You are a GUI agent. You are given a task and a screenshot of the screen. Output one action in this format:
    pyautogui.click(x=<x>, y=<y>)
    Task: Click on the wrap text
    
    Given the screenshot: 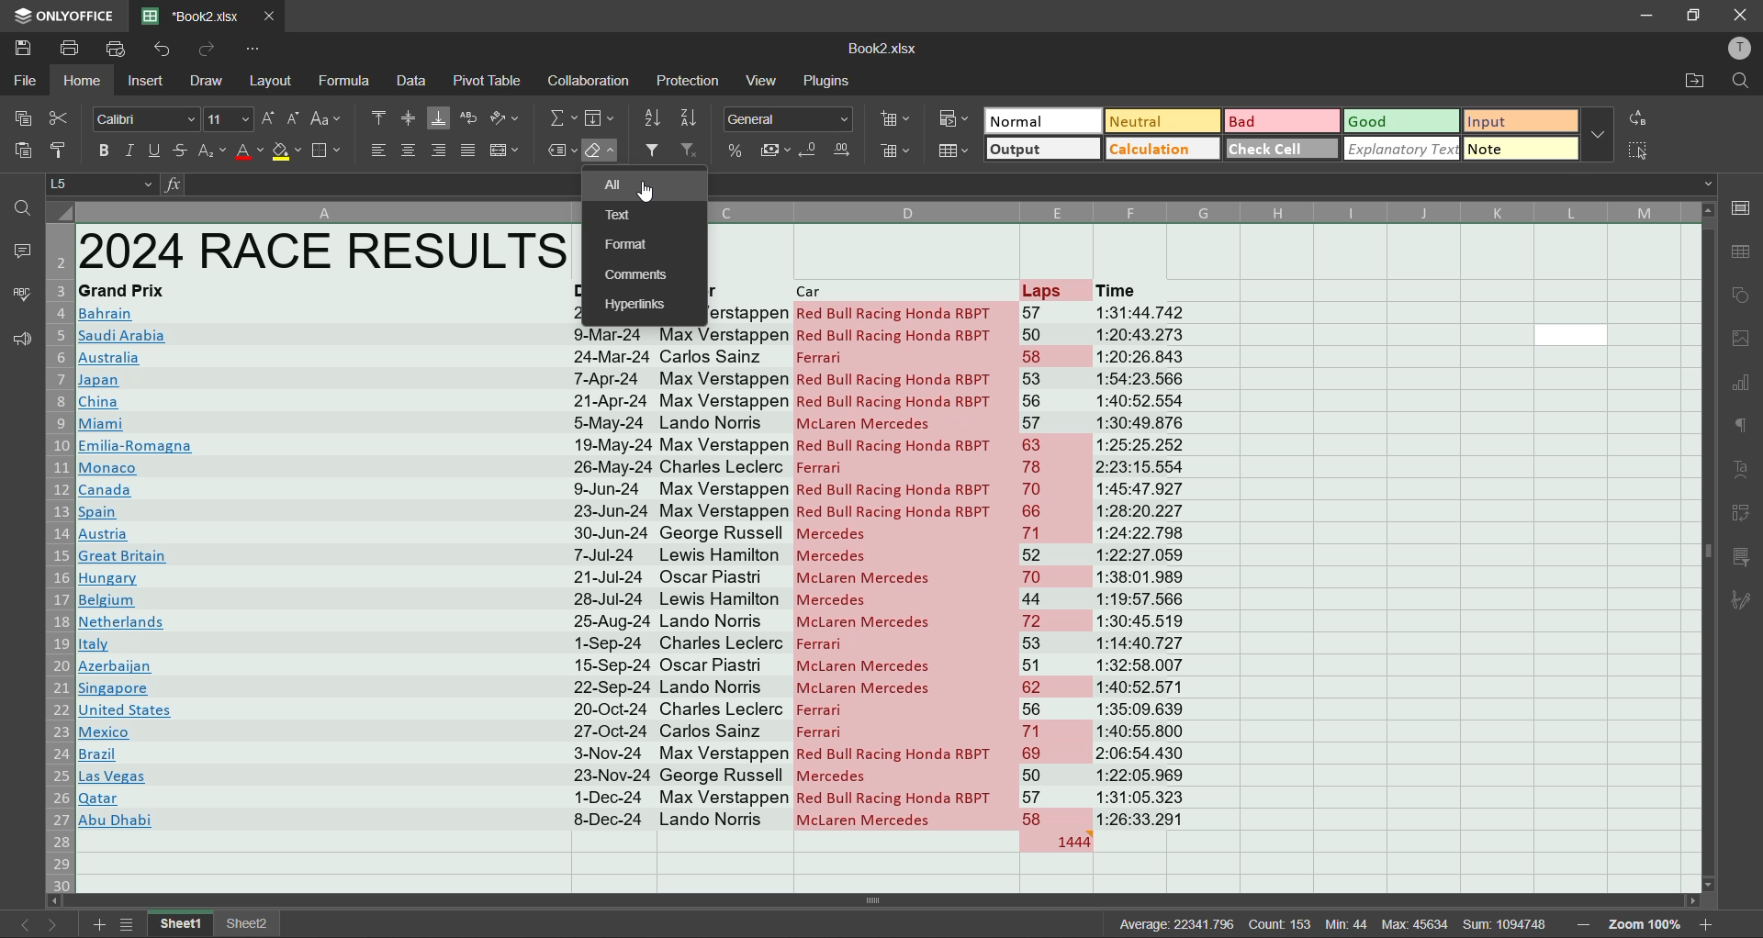 What is the action you would take?
    pyautogui.click(x=466, y=120)
    